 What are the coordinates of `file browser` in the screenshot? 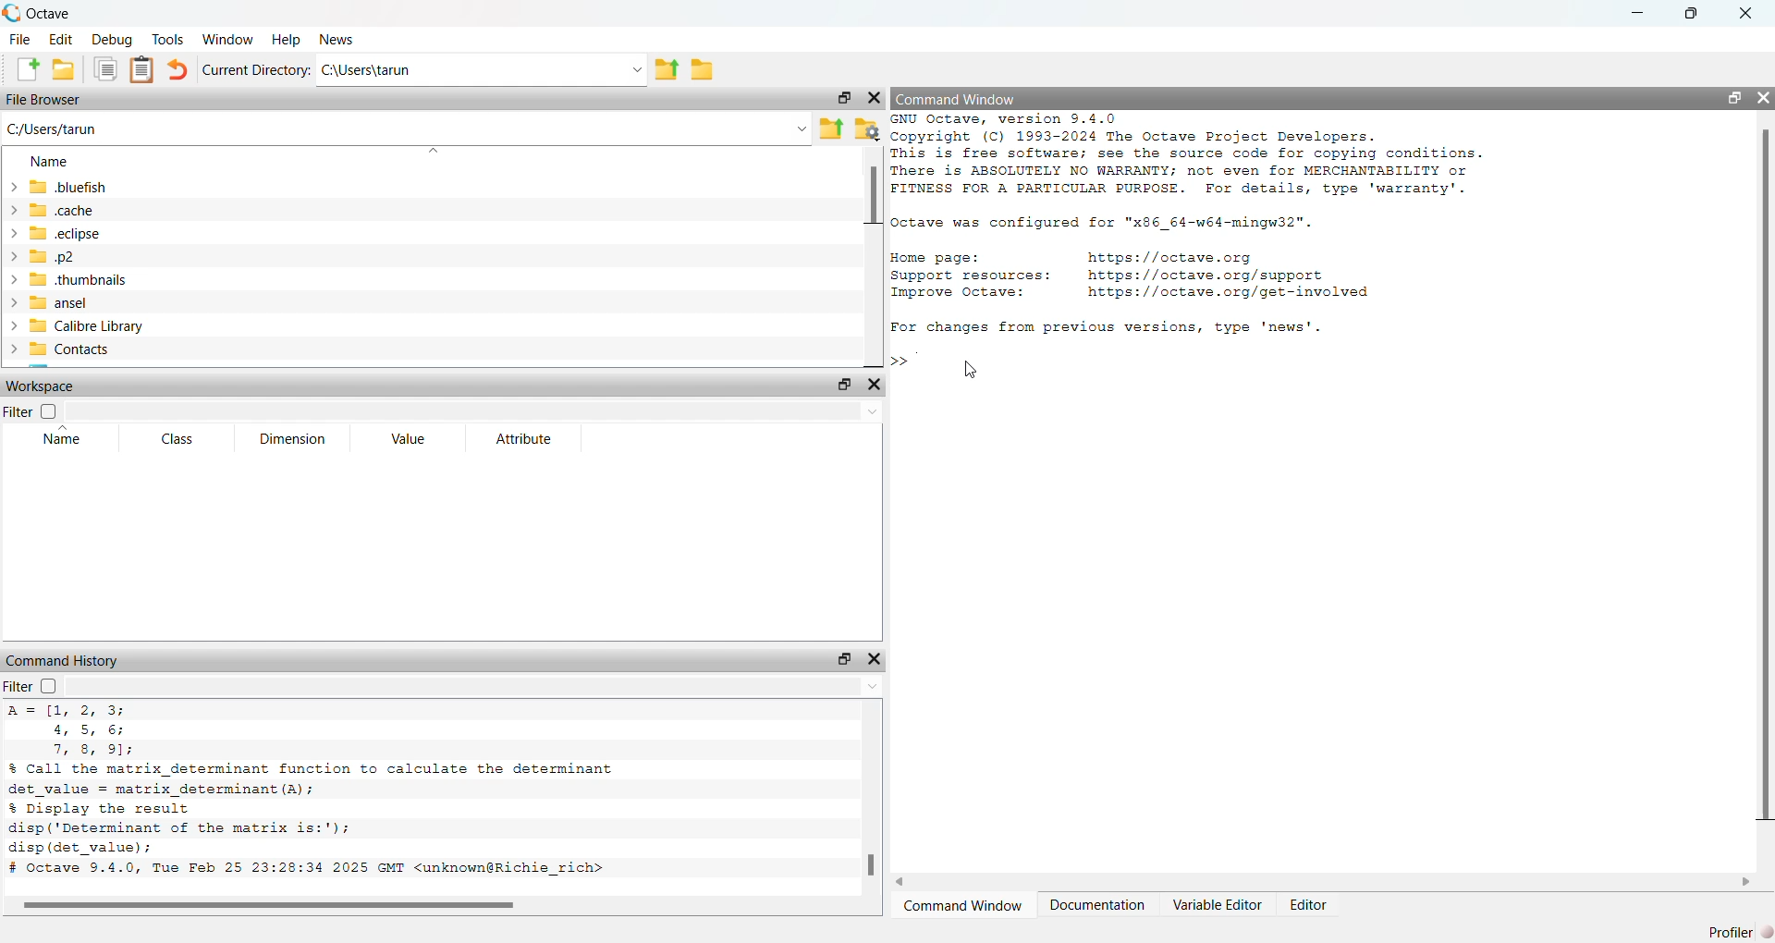 It's located at (45, 99).